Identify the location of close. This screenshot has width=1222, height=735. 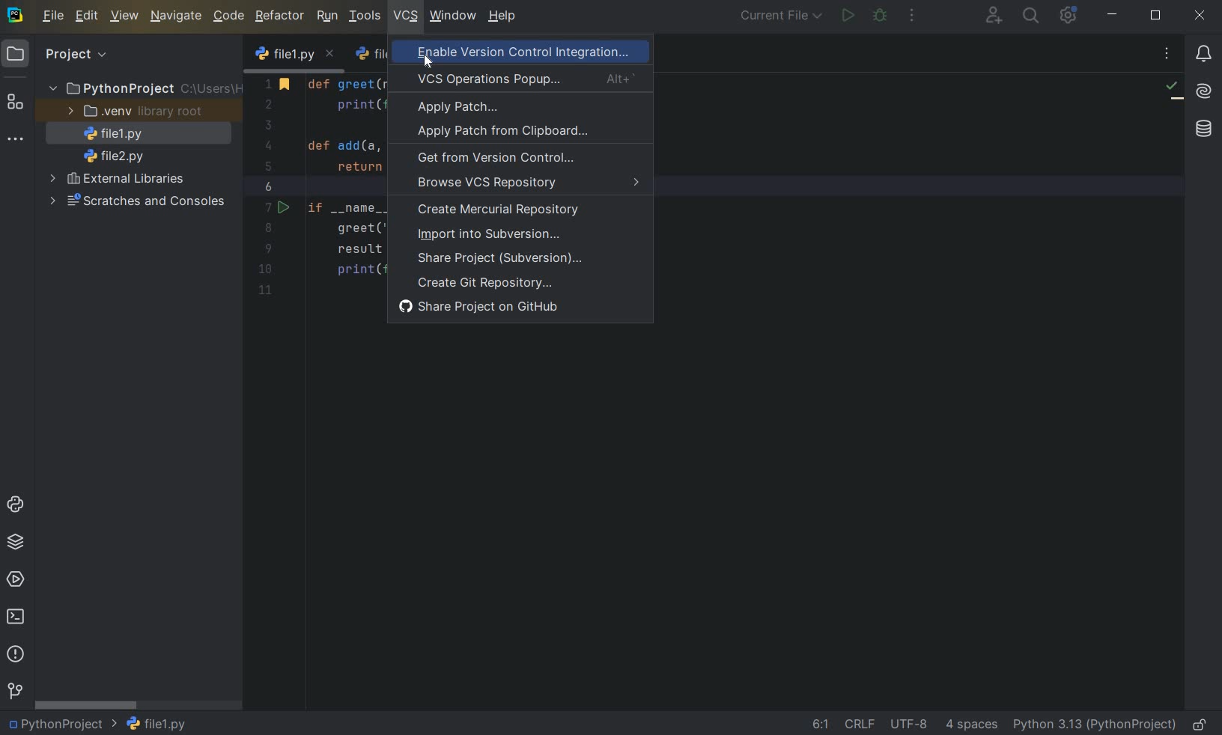
(1202, 16).